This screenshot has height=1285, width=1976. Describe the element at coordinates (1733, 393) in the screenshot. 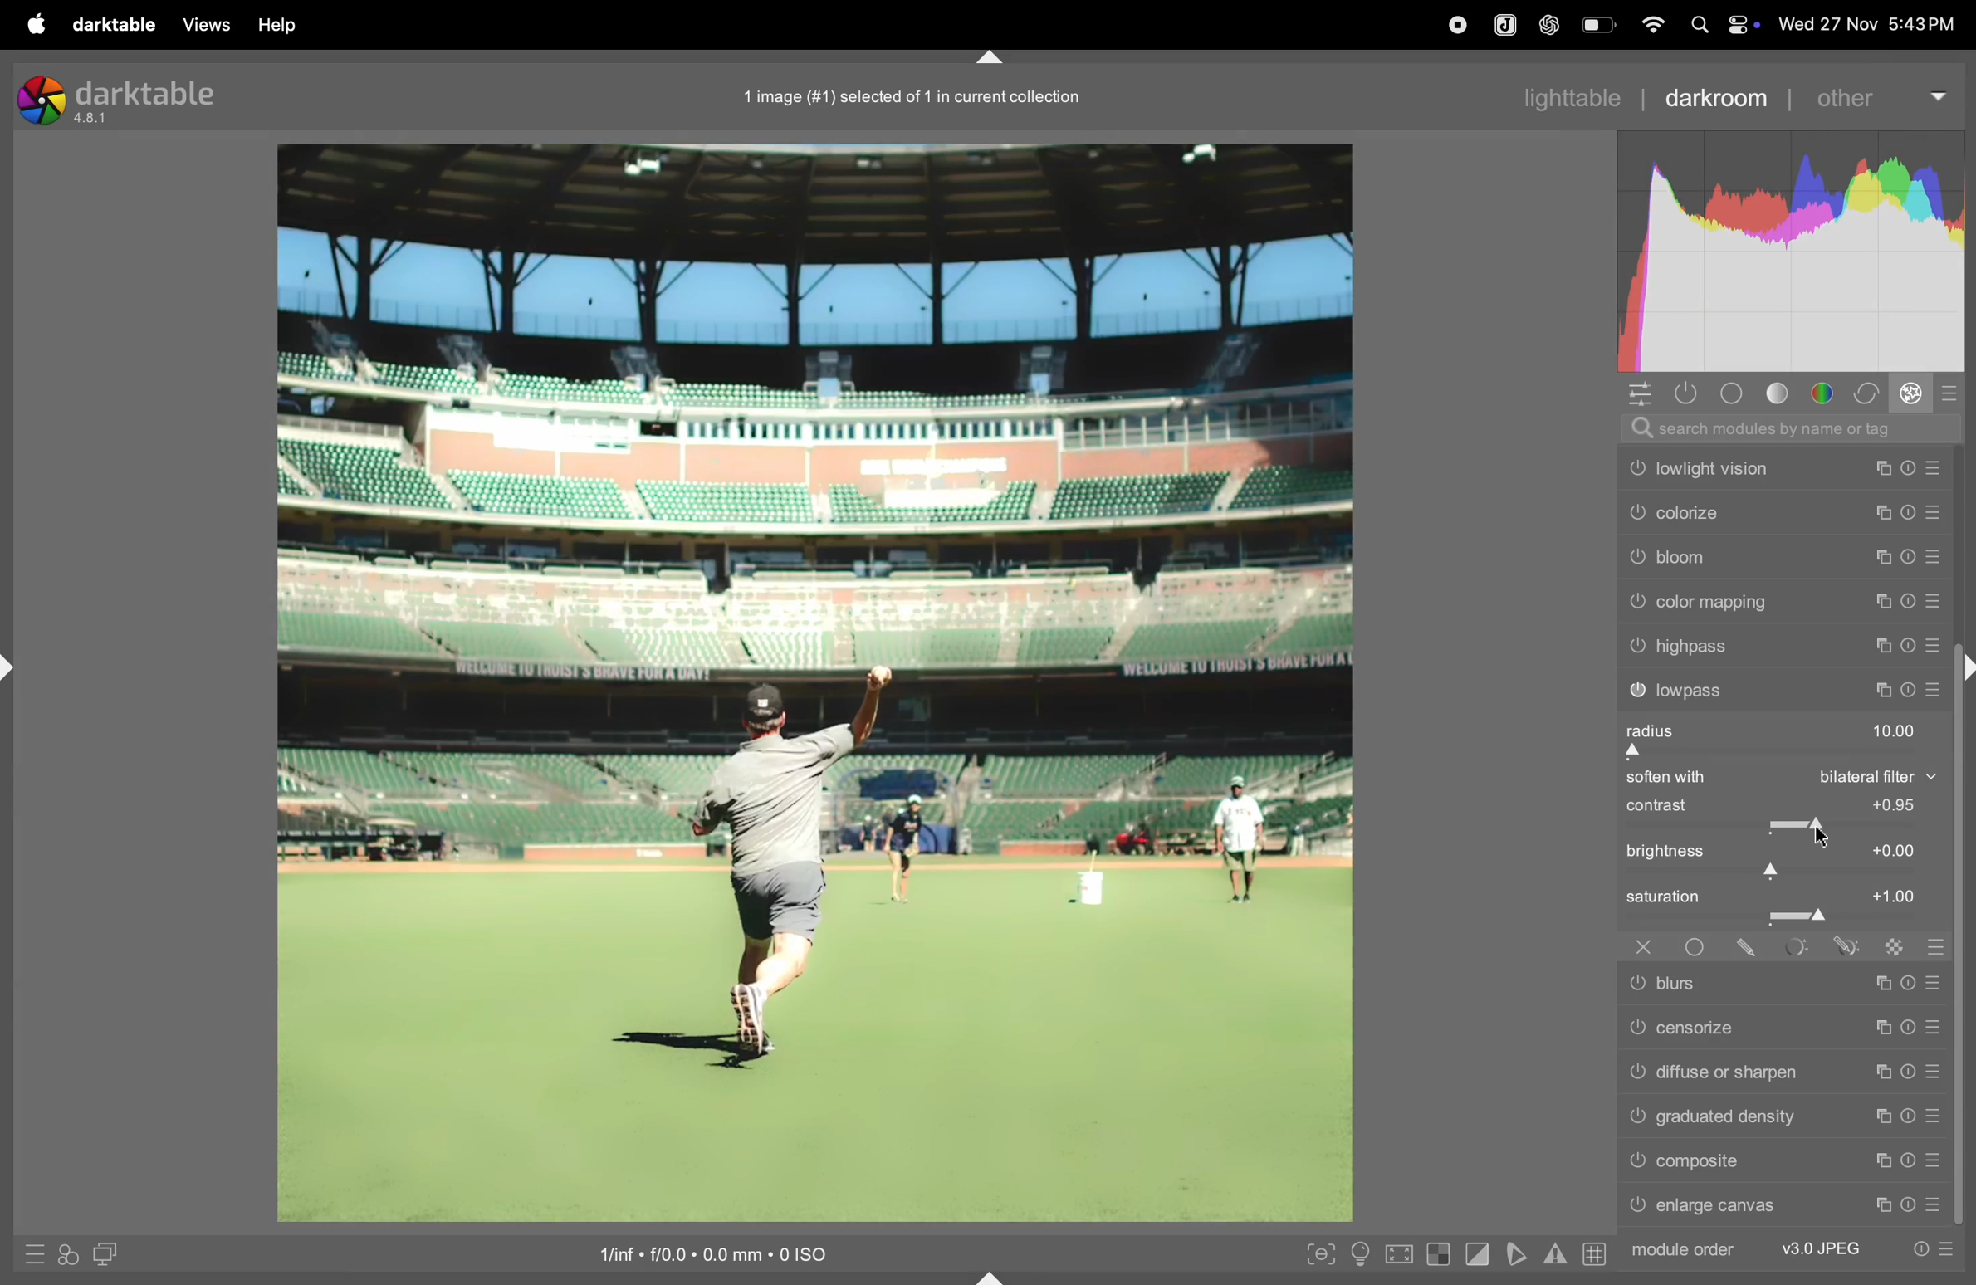

I see `base` at that location.